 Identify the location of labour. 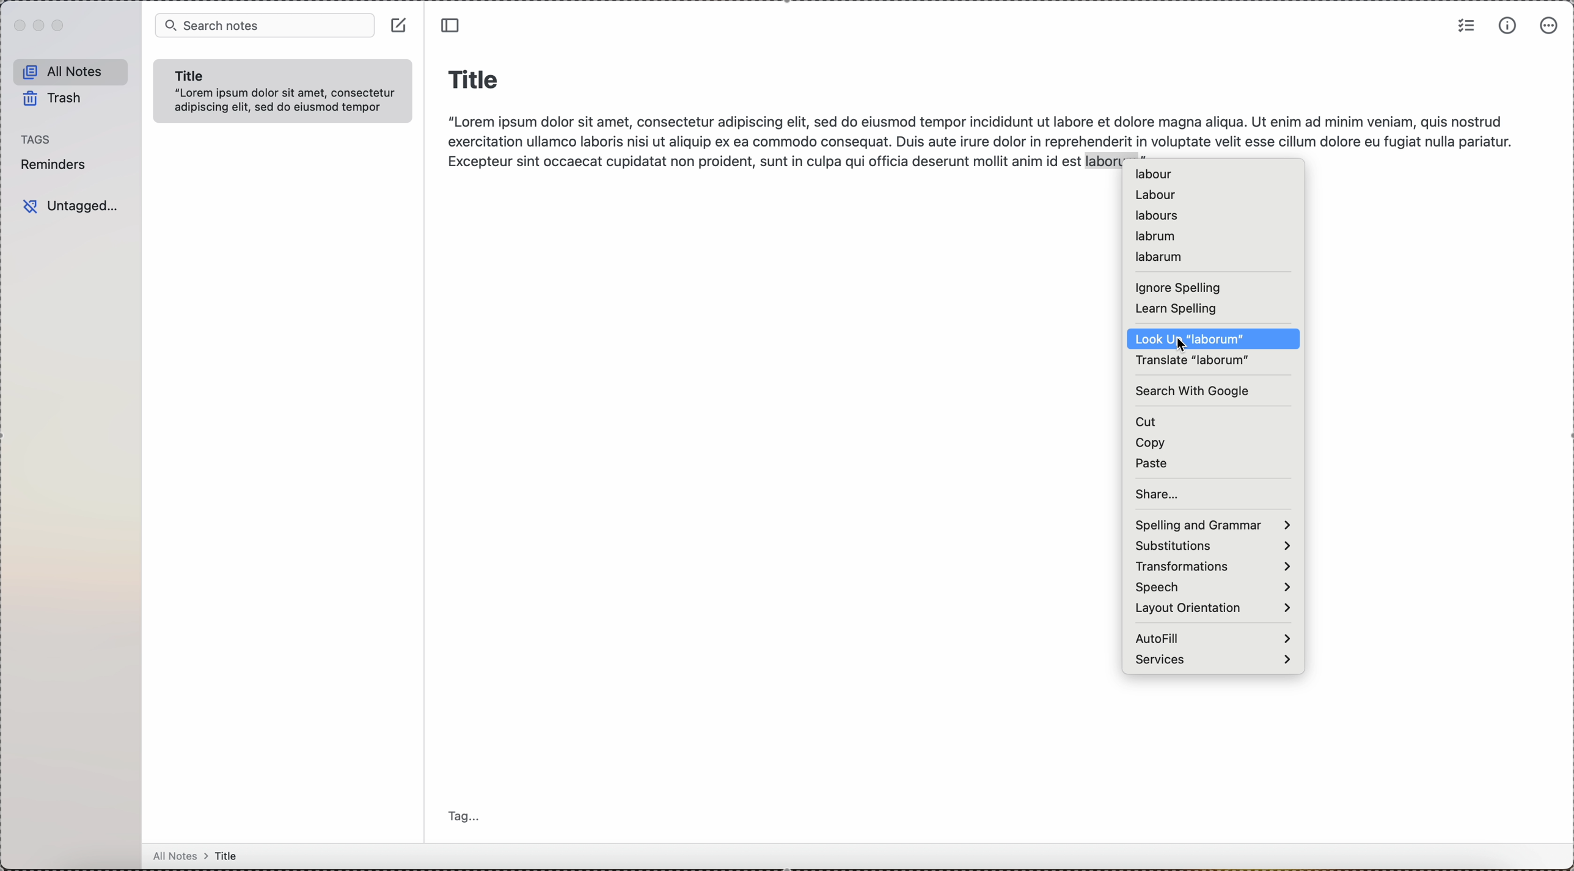
(1154, 173).